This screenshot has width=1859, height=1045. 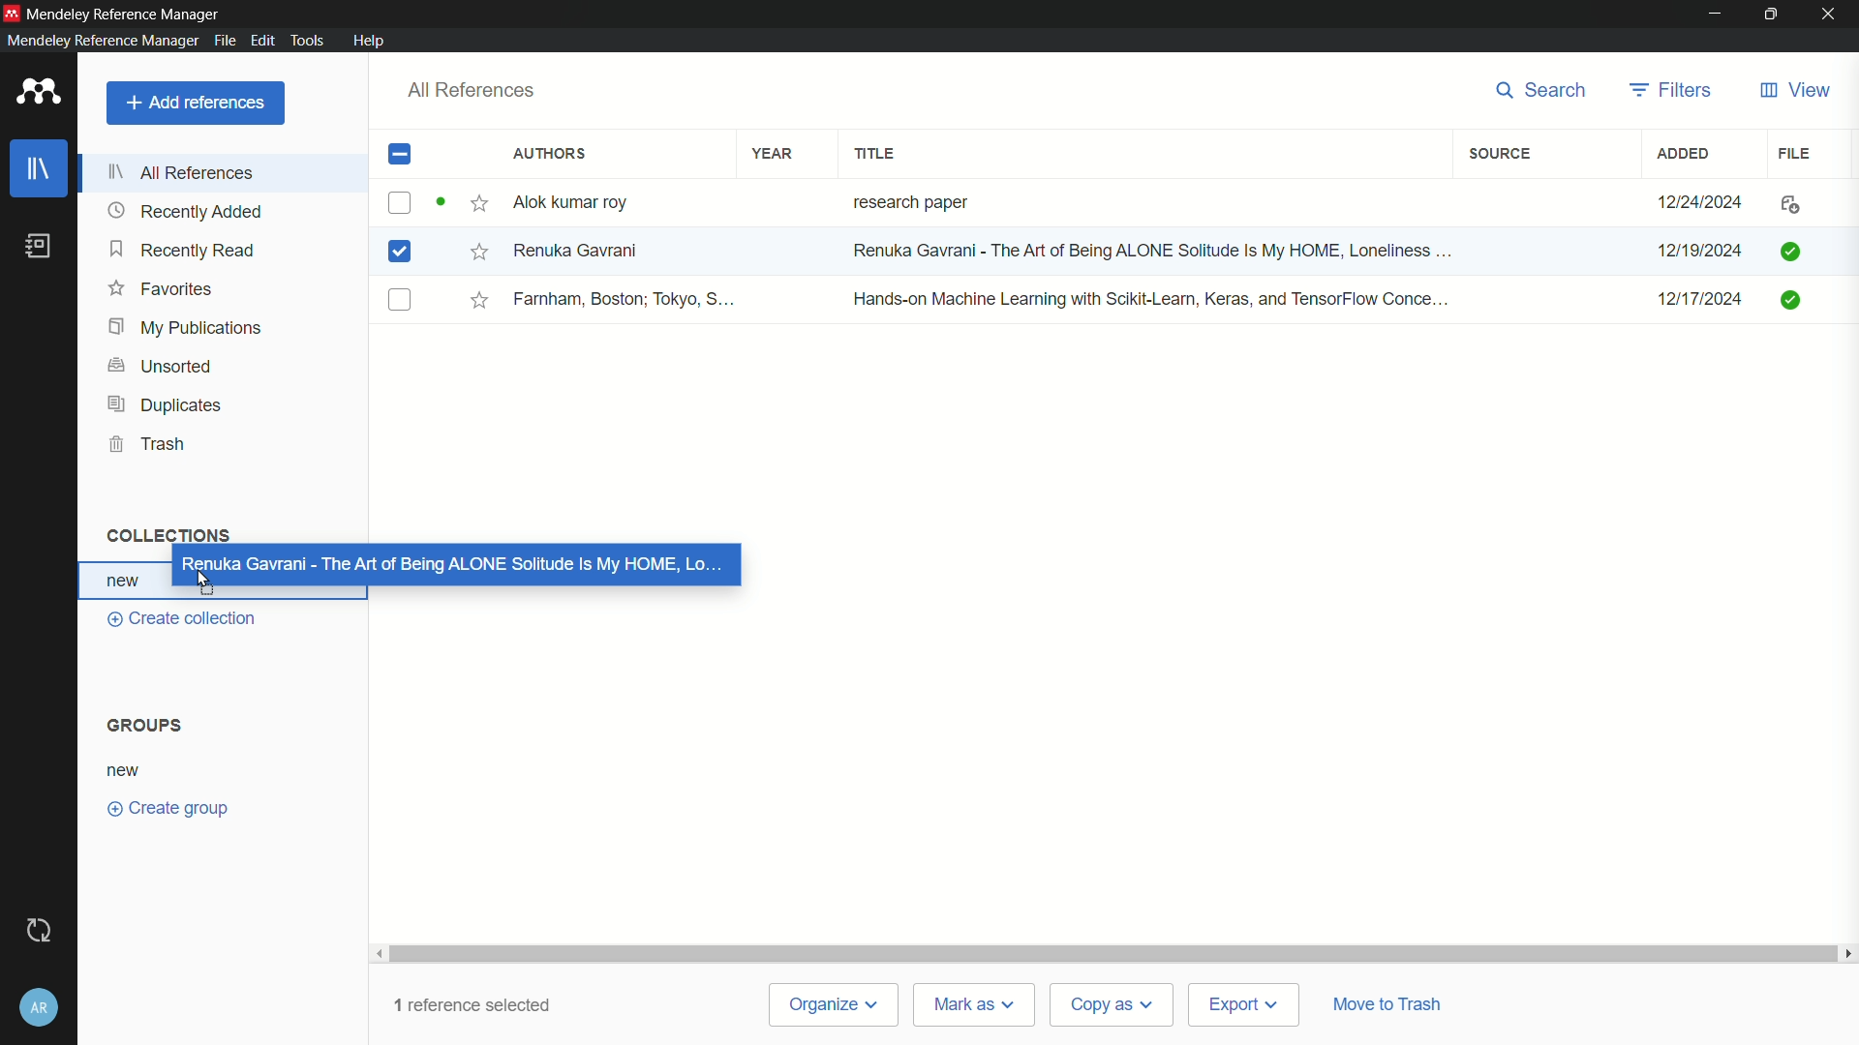 I want to click on added, so click(x=1684, y=155).